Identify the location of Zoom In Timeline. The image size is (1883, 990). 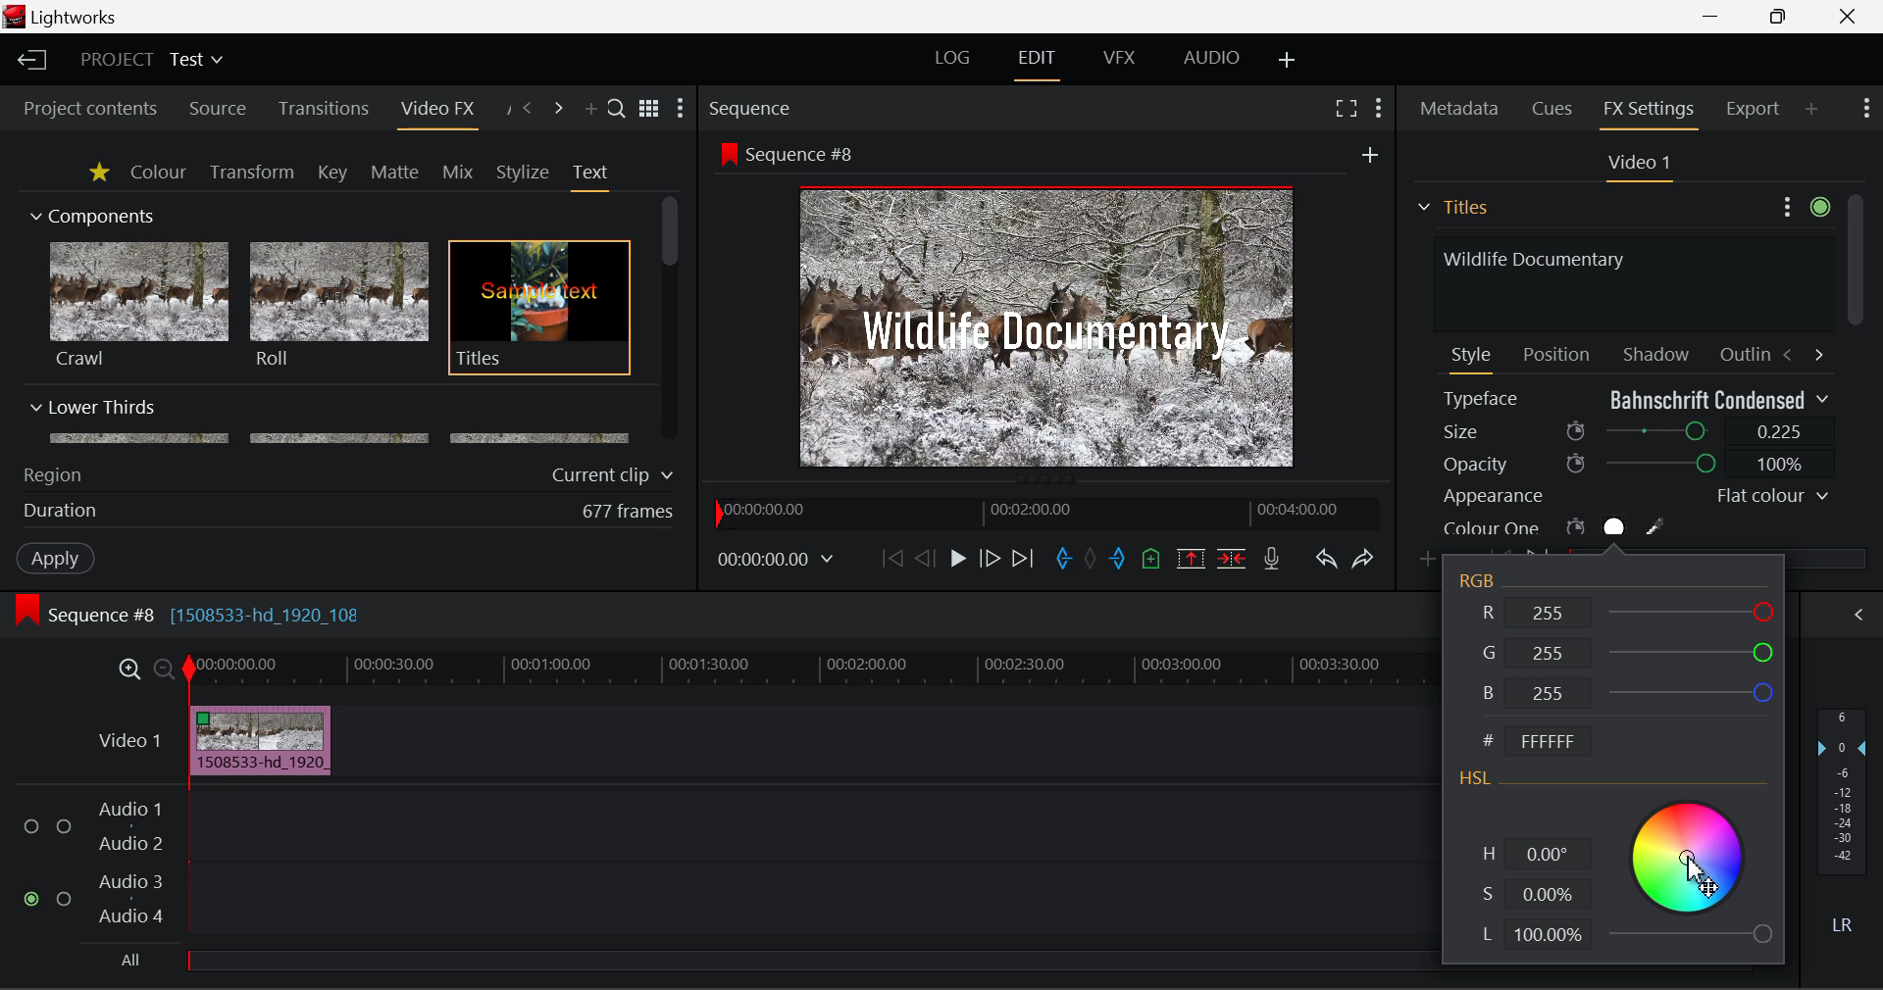
(129, 674).